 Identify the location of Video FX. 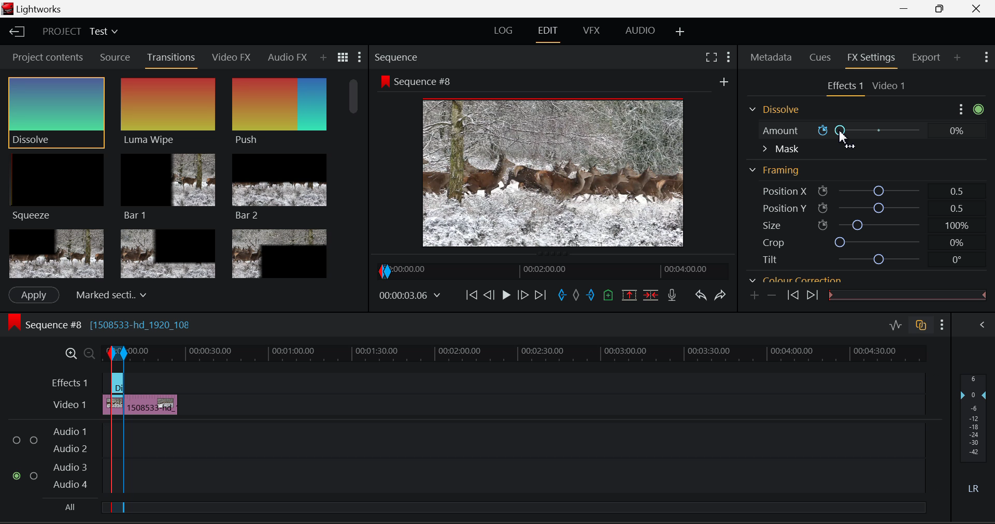
(232, 59).